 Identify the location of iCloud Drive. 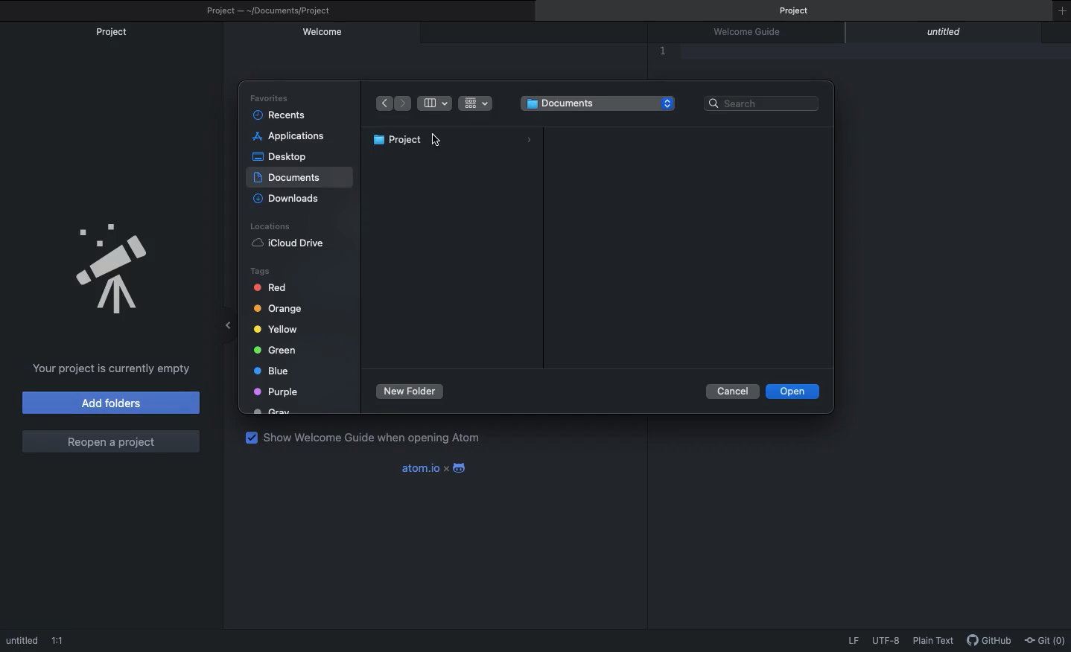
(291, 243).